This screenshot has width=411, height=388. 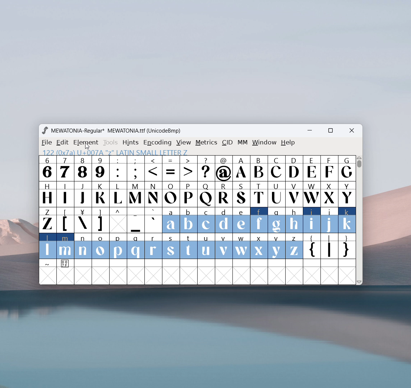 I want to click on ], so click(x=100, y=220).